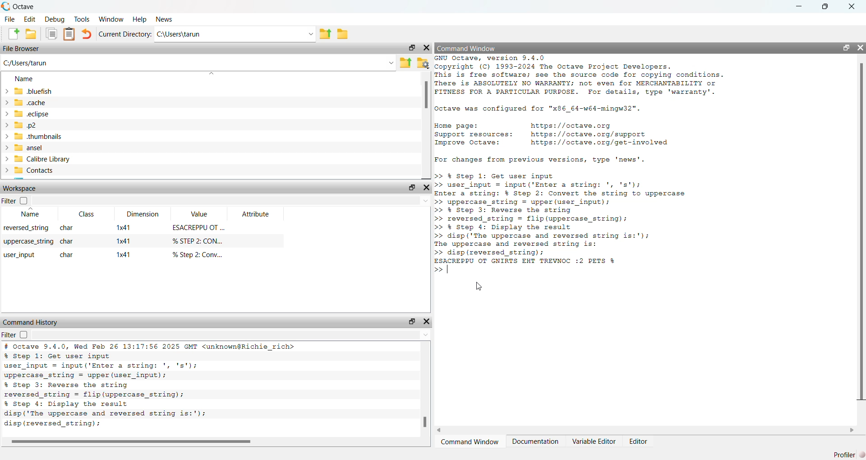 The image size is (866, 460). I want to click on .eclipse, so click(51, 115).